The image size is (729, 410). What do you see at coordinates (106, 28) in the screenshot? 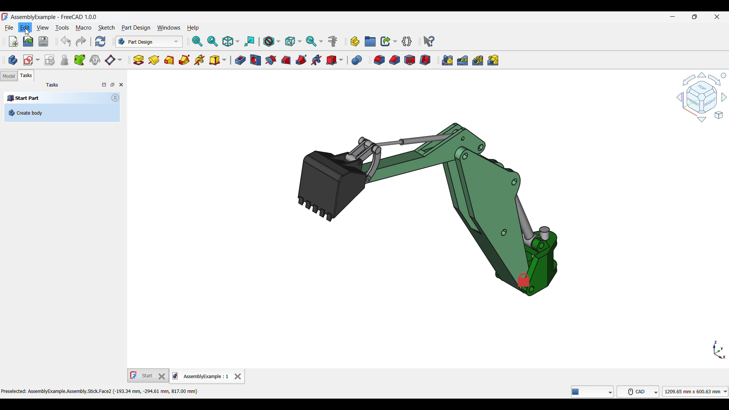
I see `Sketch menu` at bounding box center [106, 28].